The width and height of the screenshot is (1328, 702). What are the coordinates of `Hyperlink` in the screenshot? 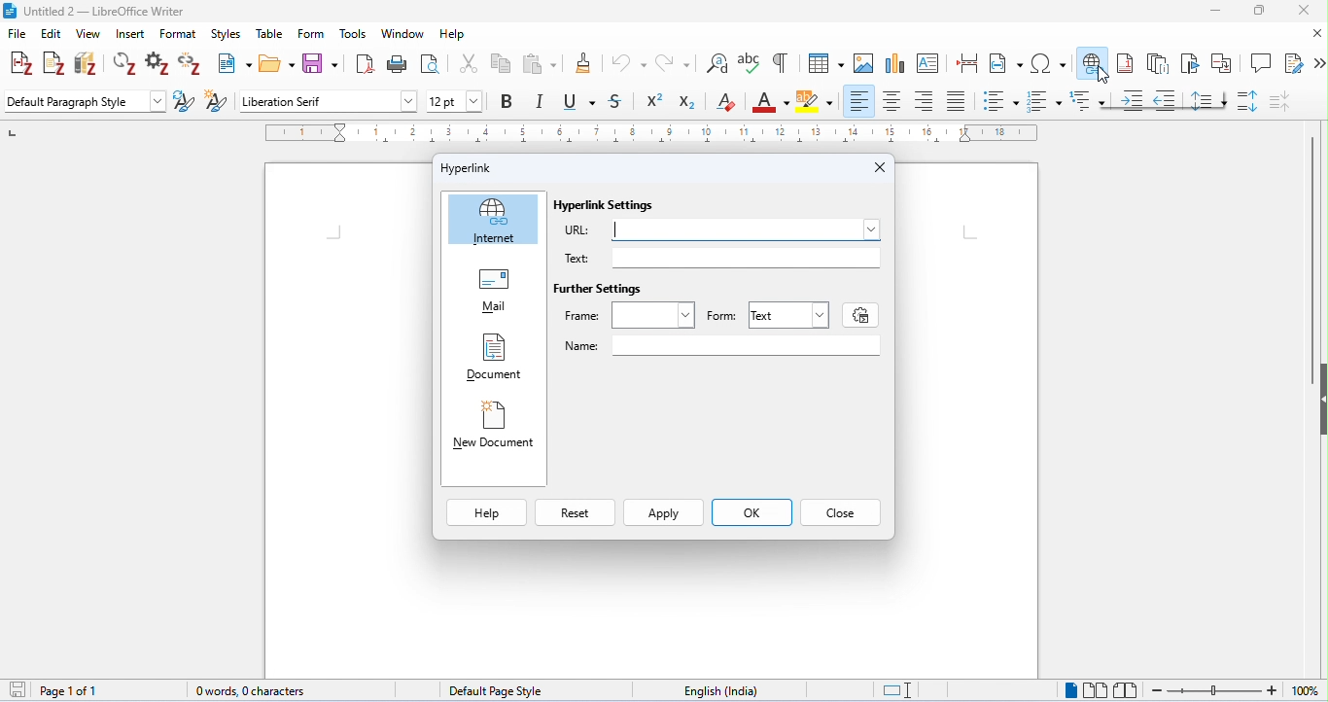 It's located at (470, 166).